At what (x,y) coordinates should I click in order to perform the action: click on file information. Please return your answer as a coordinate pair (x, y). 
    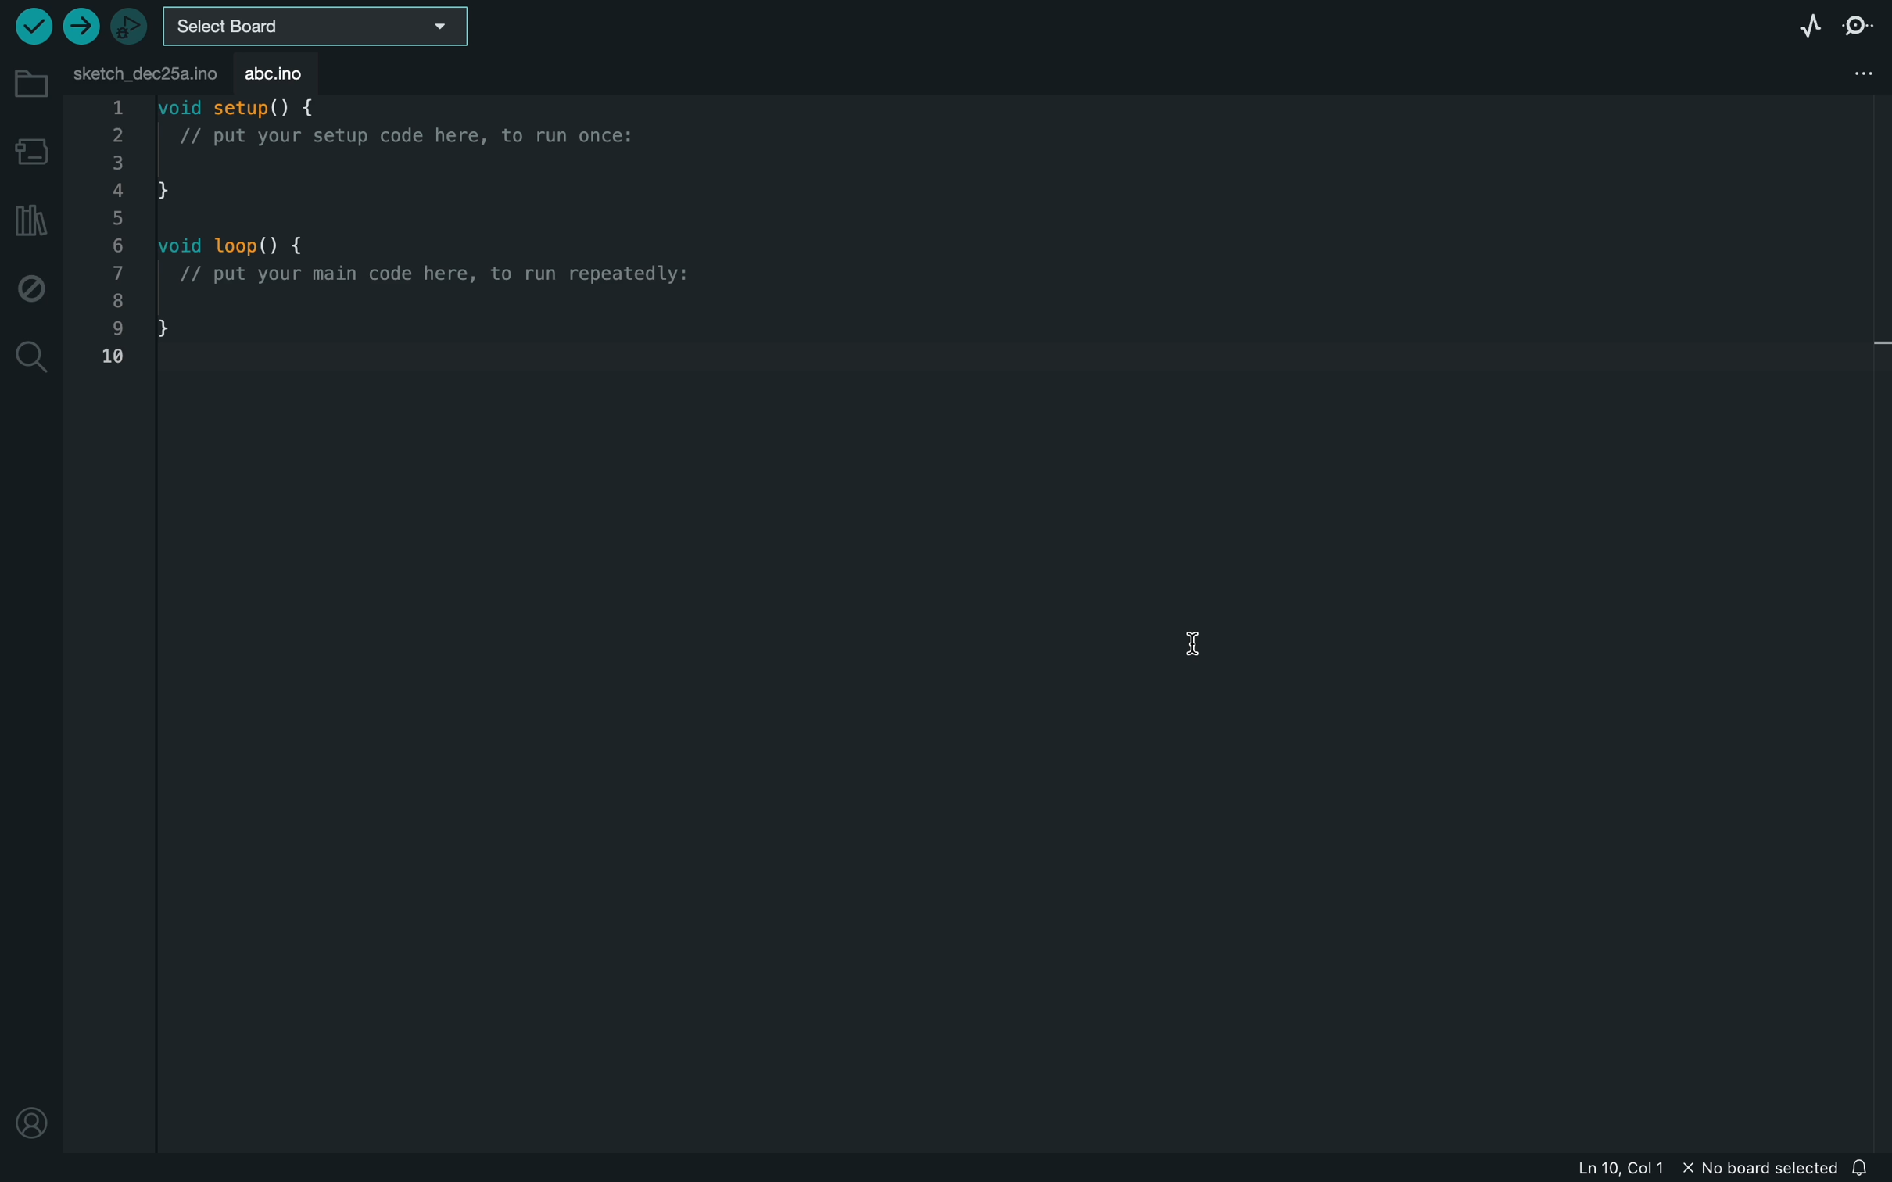
    Looking at the image, I should click on (1709, 1170).